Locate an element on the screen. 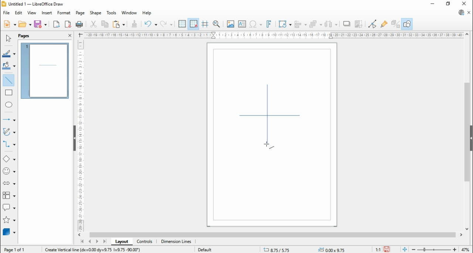  show glue point functions is located at coordinates (384, 24).